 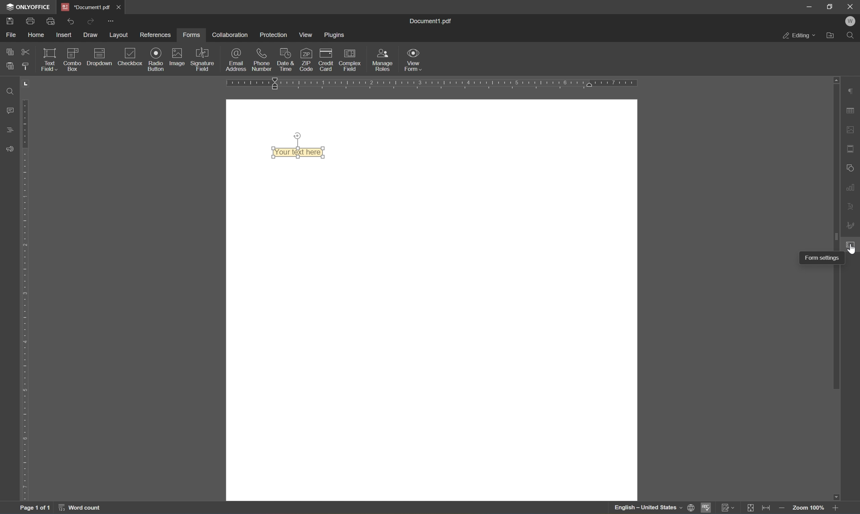 What do you see at coordinates (691, 508) in the screenshot?
I see `set document language` at bounding box center [691, 508].